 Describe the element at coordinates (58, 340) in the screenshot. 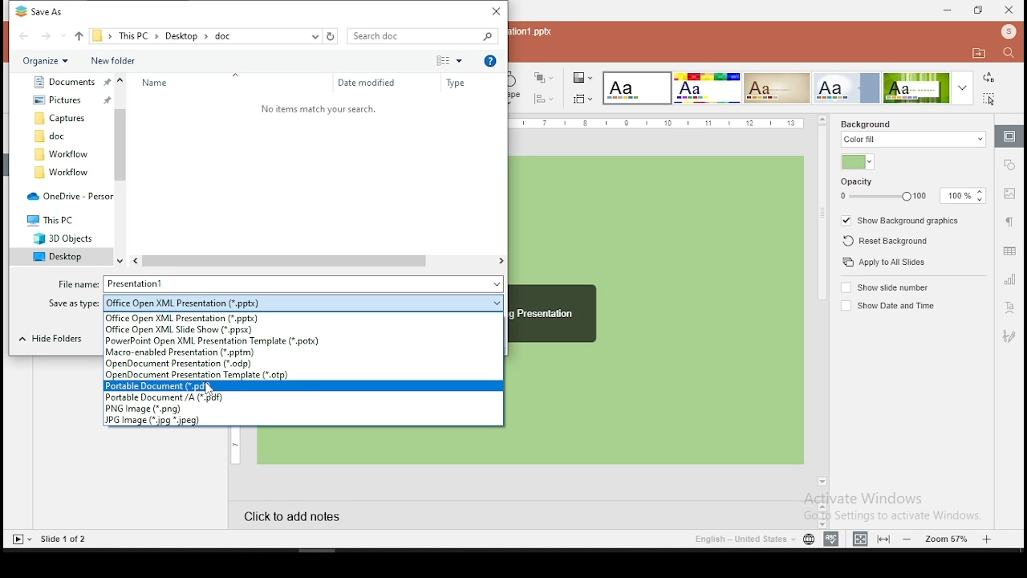

I see `Hide Folders` at that location.